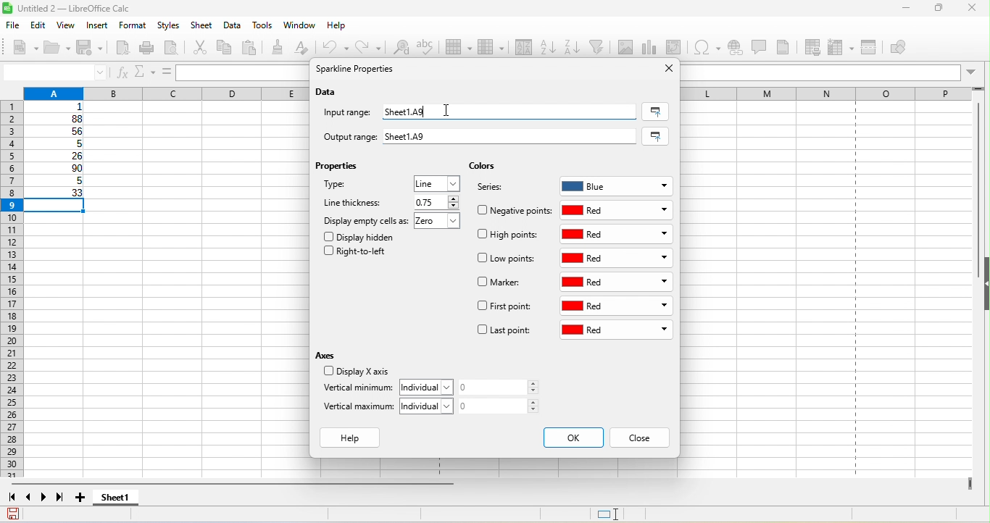 The image size is (990, 523). What do you see at coordinates (430, 406) in the screenshot?
I see `individual` at bounding box center [430, 406].